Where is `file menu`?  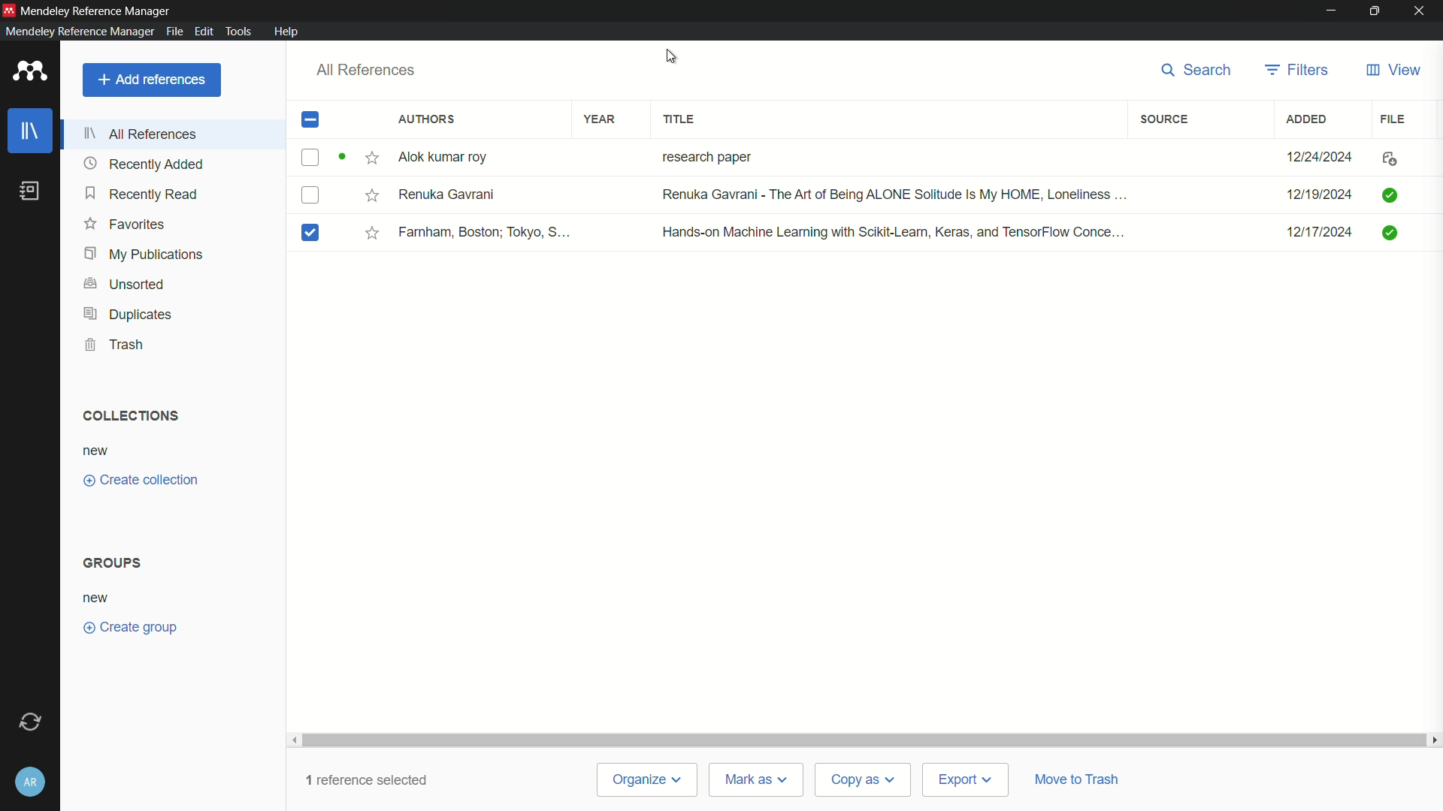 file menu is located at coordinates (175, 33).